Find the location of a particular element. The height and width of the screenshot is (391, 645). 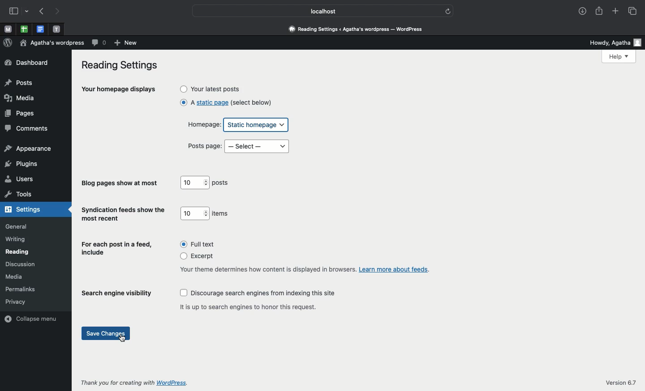

reading settings < Agatha's wordpress - wordpress is located at coordinates (361, 30).